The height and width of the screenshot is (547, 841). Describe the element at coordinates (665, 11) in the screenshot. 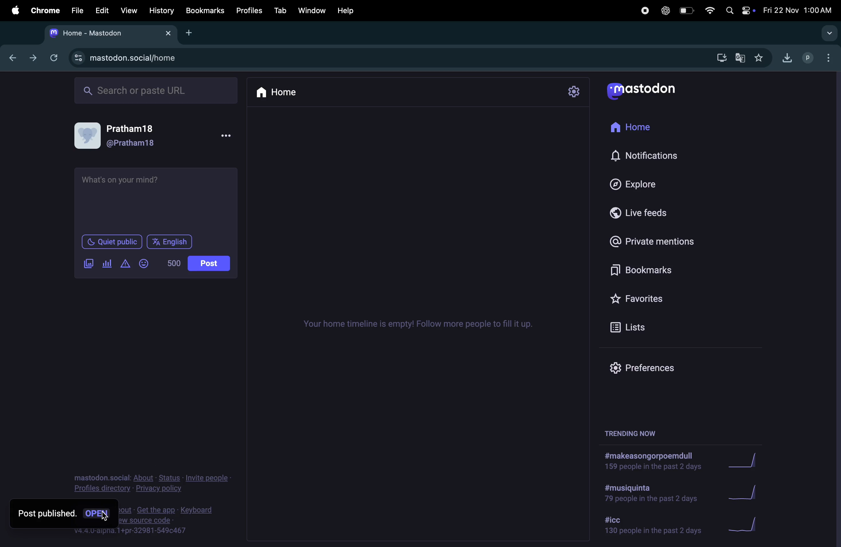

I see `chatgpt` at that location.